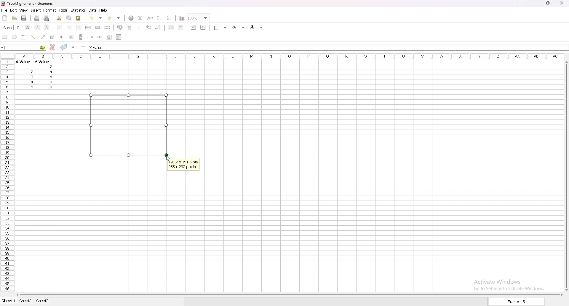 This screenshot has height=306, width=569. I want to click on frame, so click(24, 37).